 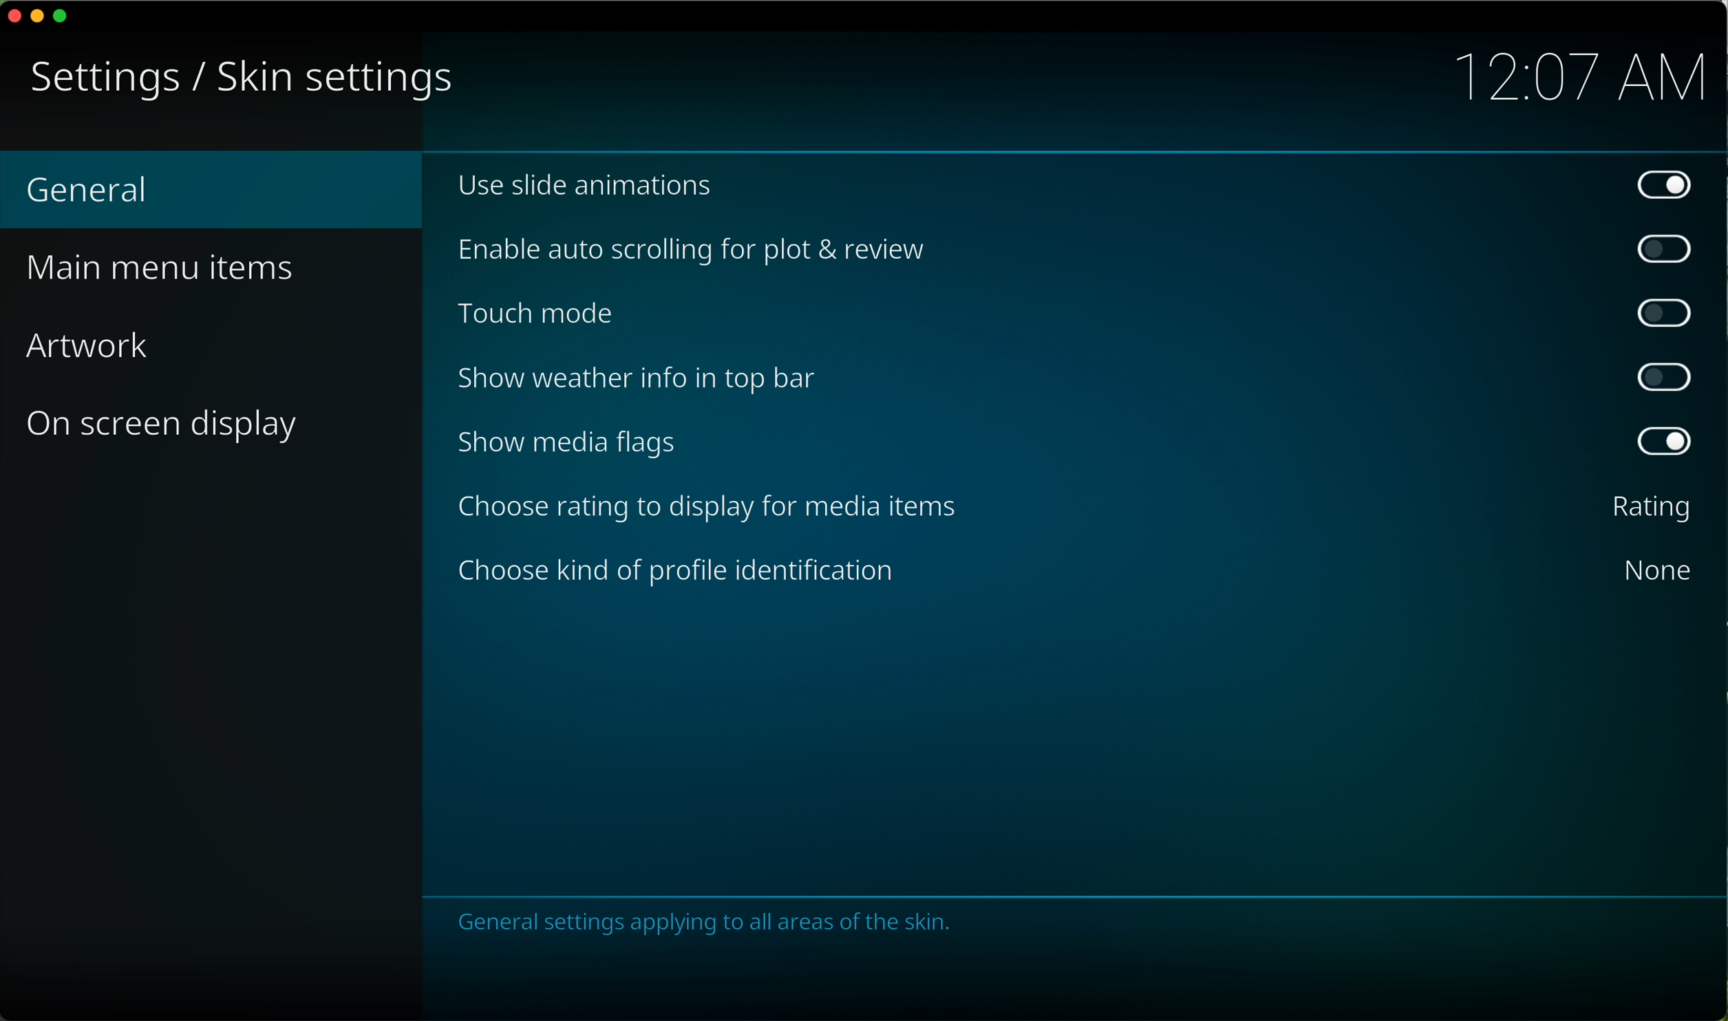 What do you see at coordinates (38, 21) in the screenshot?
I see `minimize` at bounding box center [38, 21].